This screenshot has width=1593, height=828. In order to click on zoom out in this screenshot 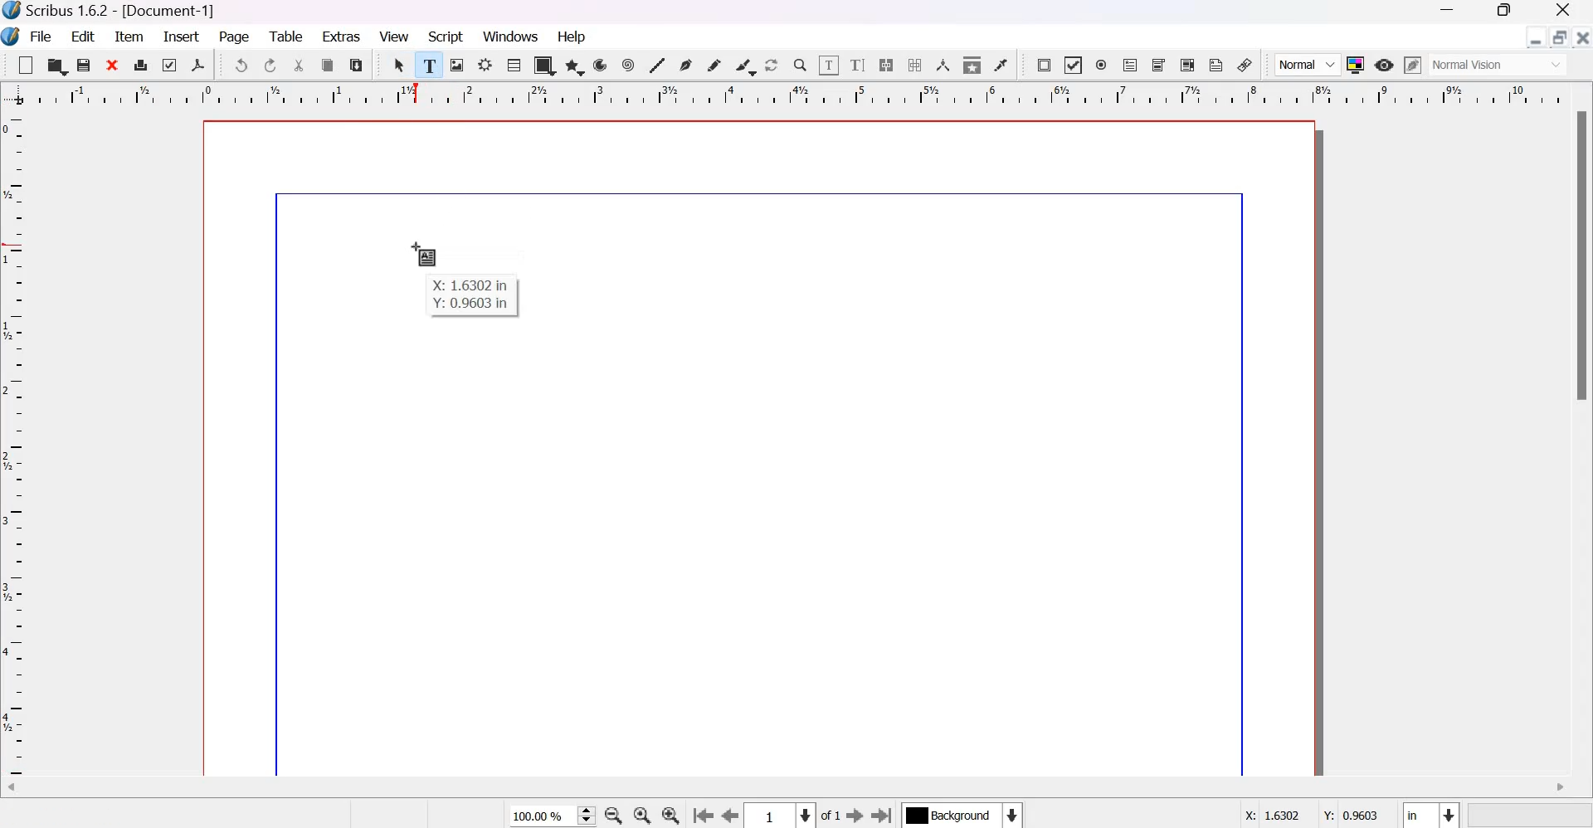, I will do `click(613, 816)`.